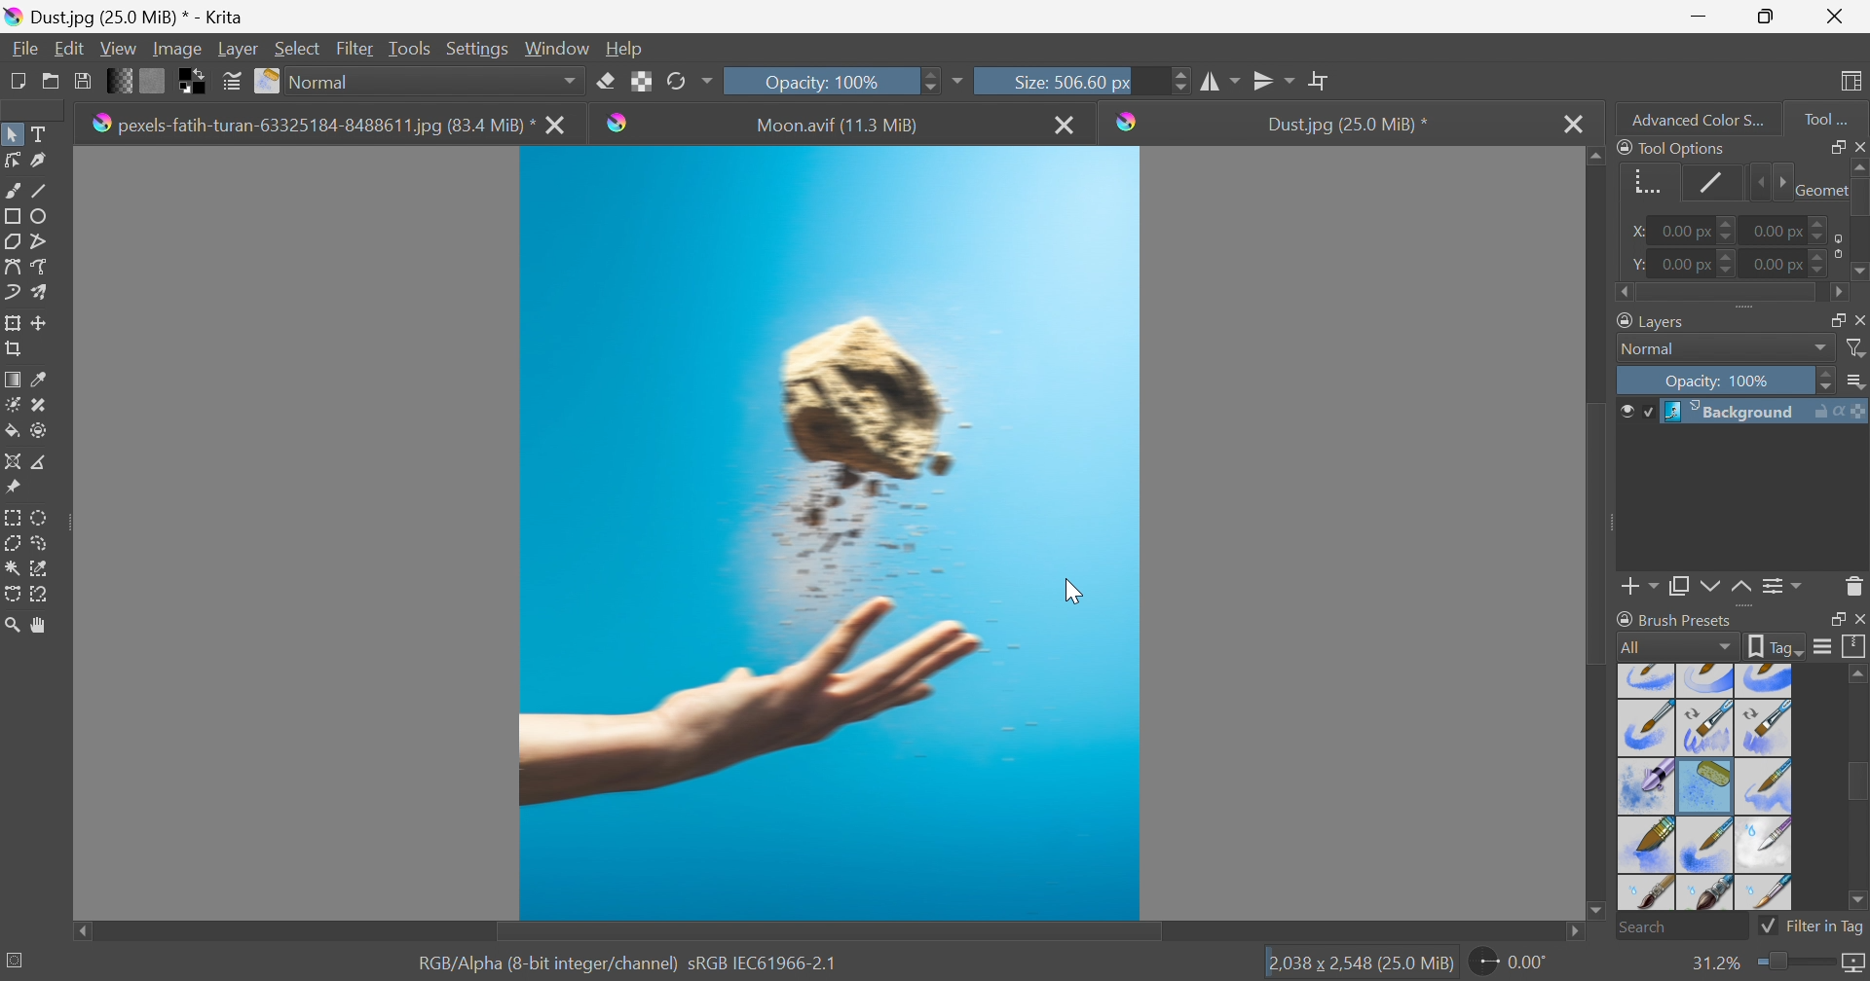 Image resolution: width=1870 pixels, height=981 pixels. Describe the element at coordinates (618, 123) in the screenshot. I see `krita logo` at that location.